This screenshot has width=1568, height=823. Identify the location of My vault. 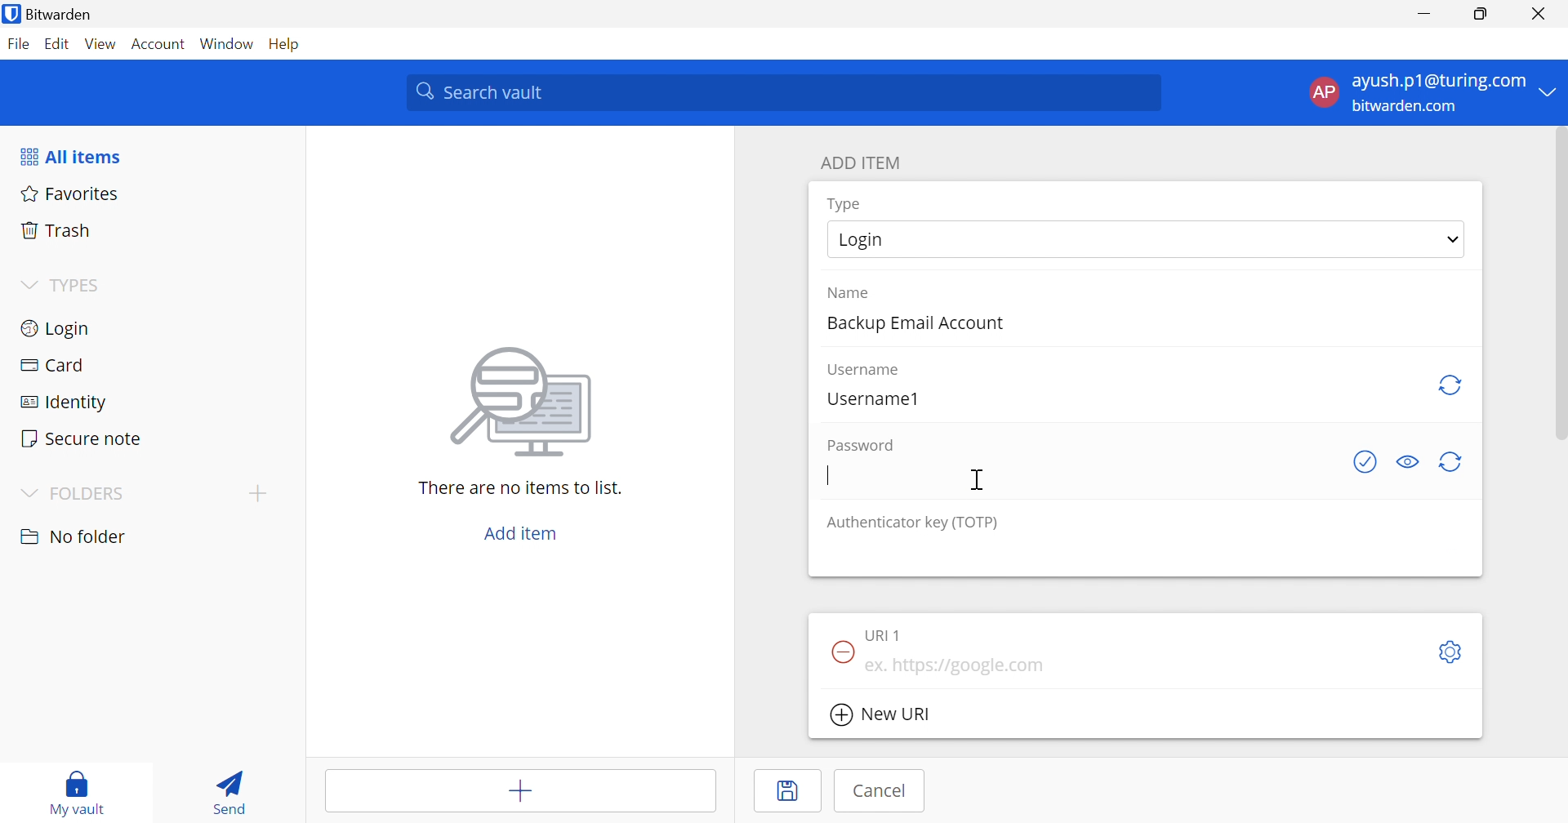
(77, 794).